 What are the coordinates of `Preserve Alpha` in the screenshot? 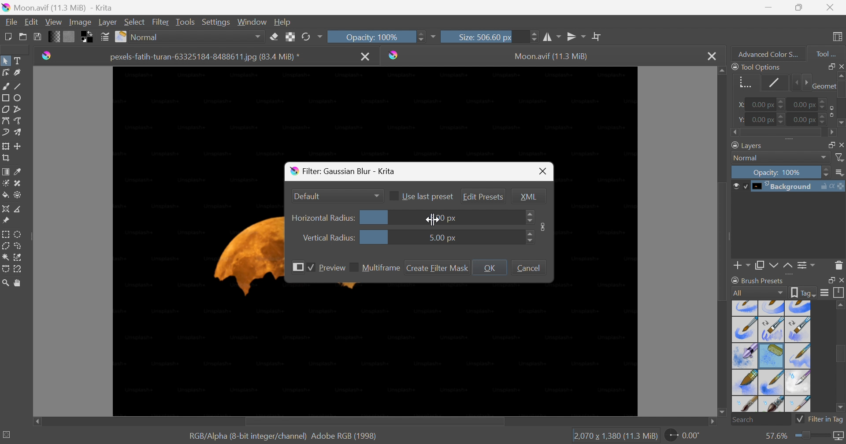 It's located at (289, 37).